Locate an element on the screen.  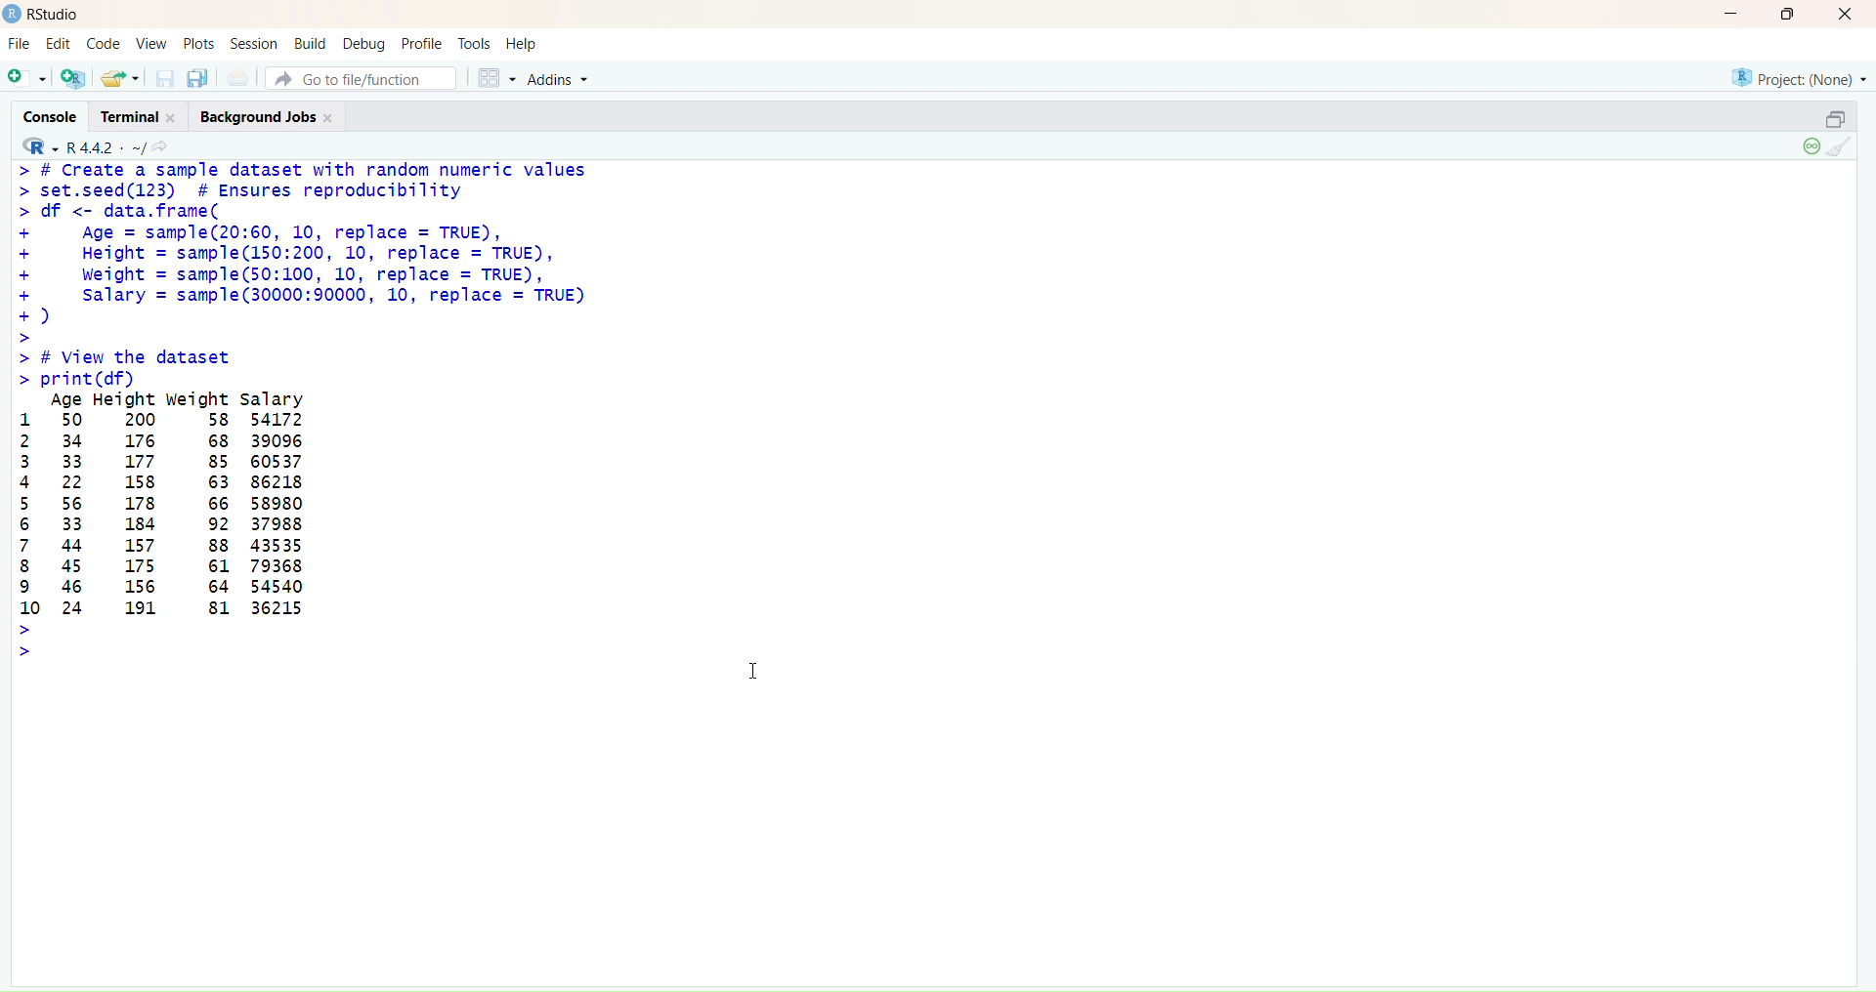
Maximize is located at coordinates (1788, 15).